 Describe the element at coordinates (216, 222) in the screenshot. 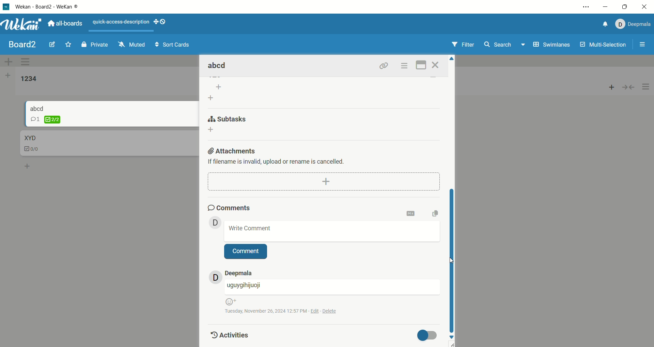

I see `avatar` at that location.